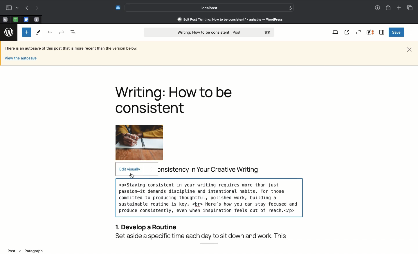  I want to click on Sidebar, so click(382, 32).